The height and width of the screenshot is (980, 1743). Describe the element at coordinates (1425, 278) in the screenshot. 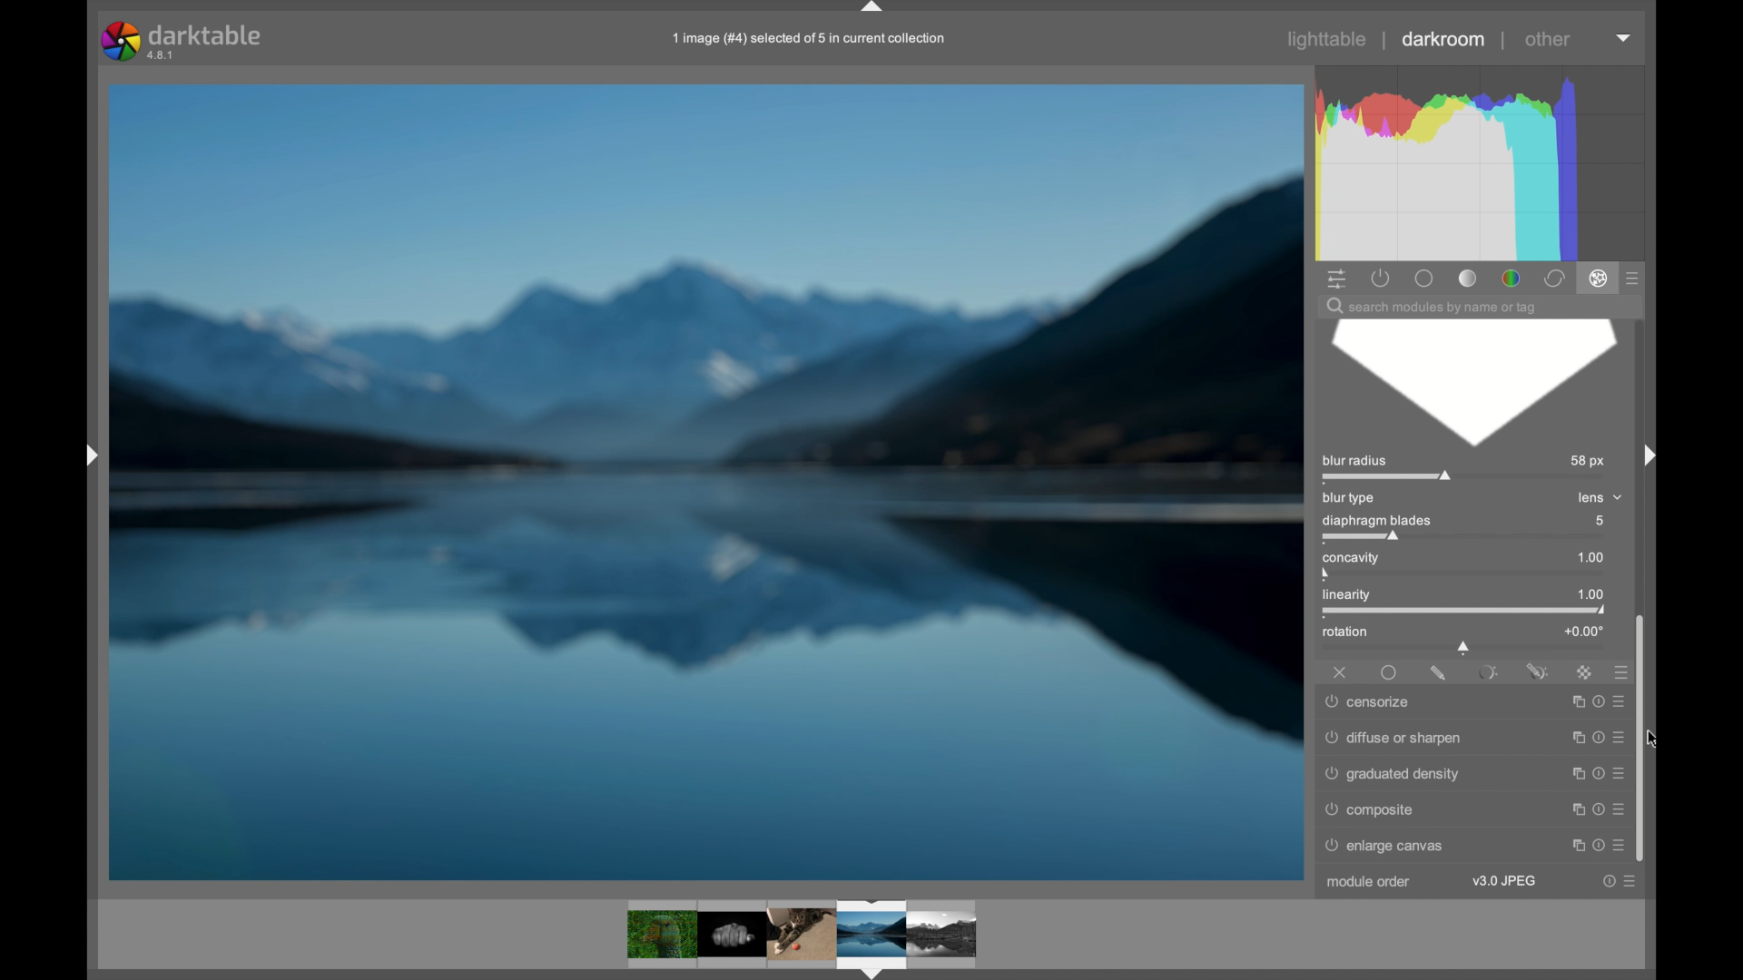

I see `base` at that location.